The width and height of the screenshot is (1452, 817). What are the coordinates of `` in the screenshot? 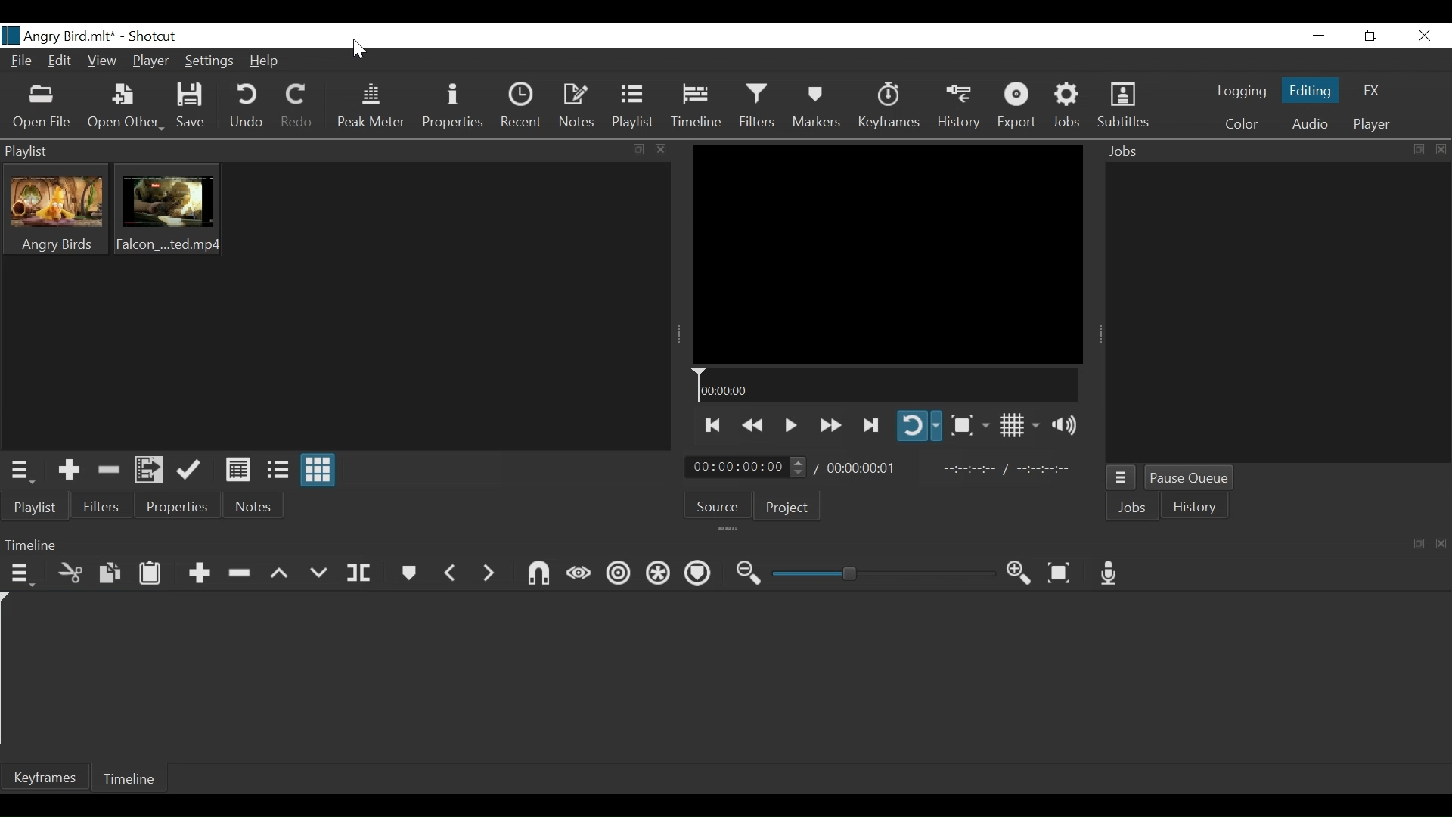 It's located at (521, 107).